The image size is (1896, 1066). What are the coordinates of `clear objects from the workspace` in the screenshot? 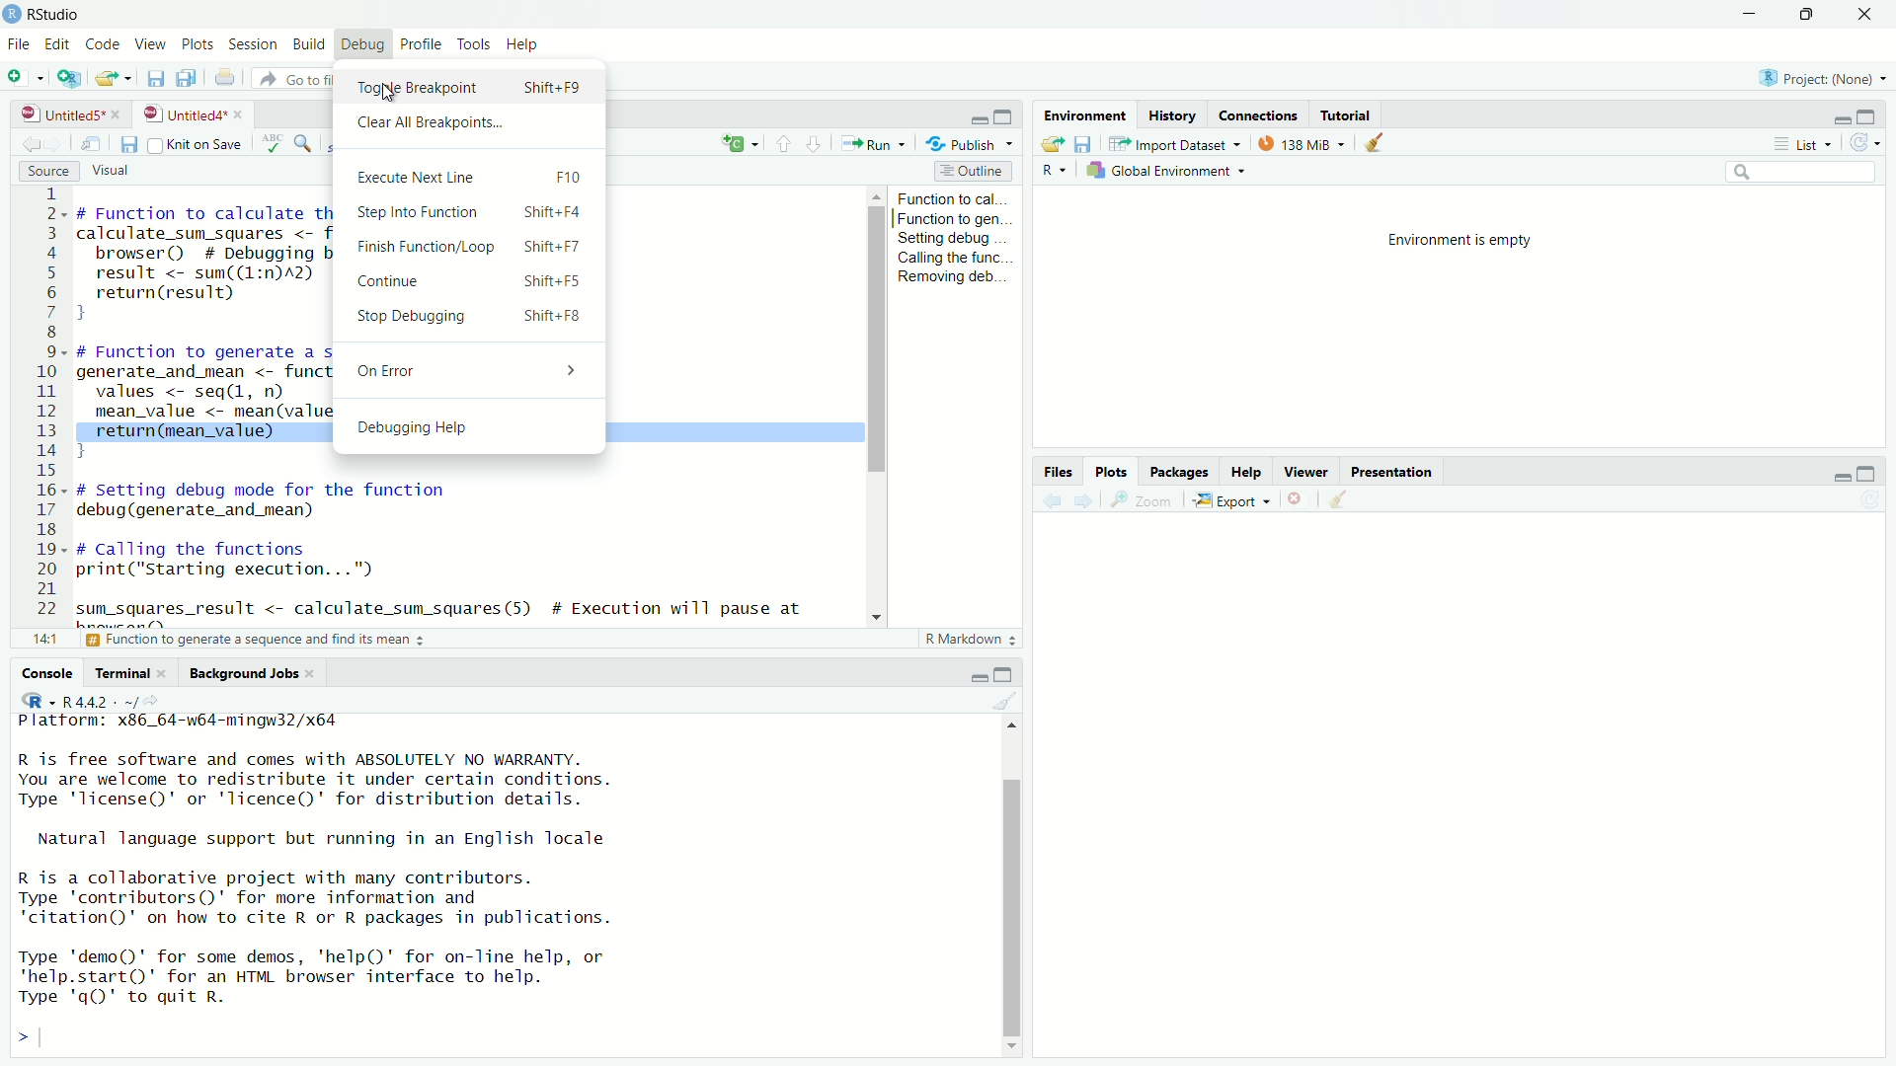 It's located at (1389, 145).